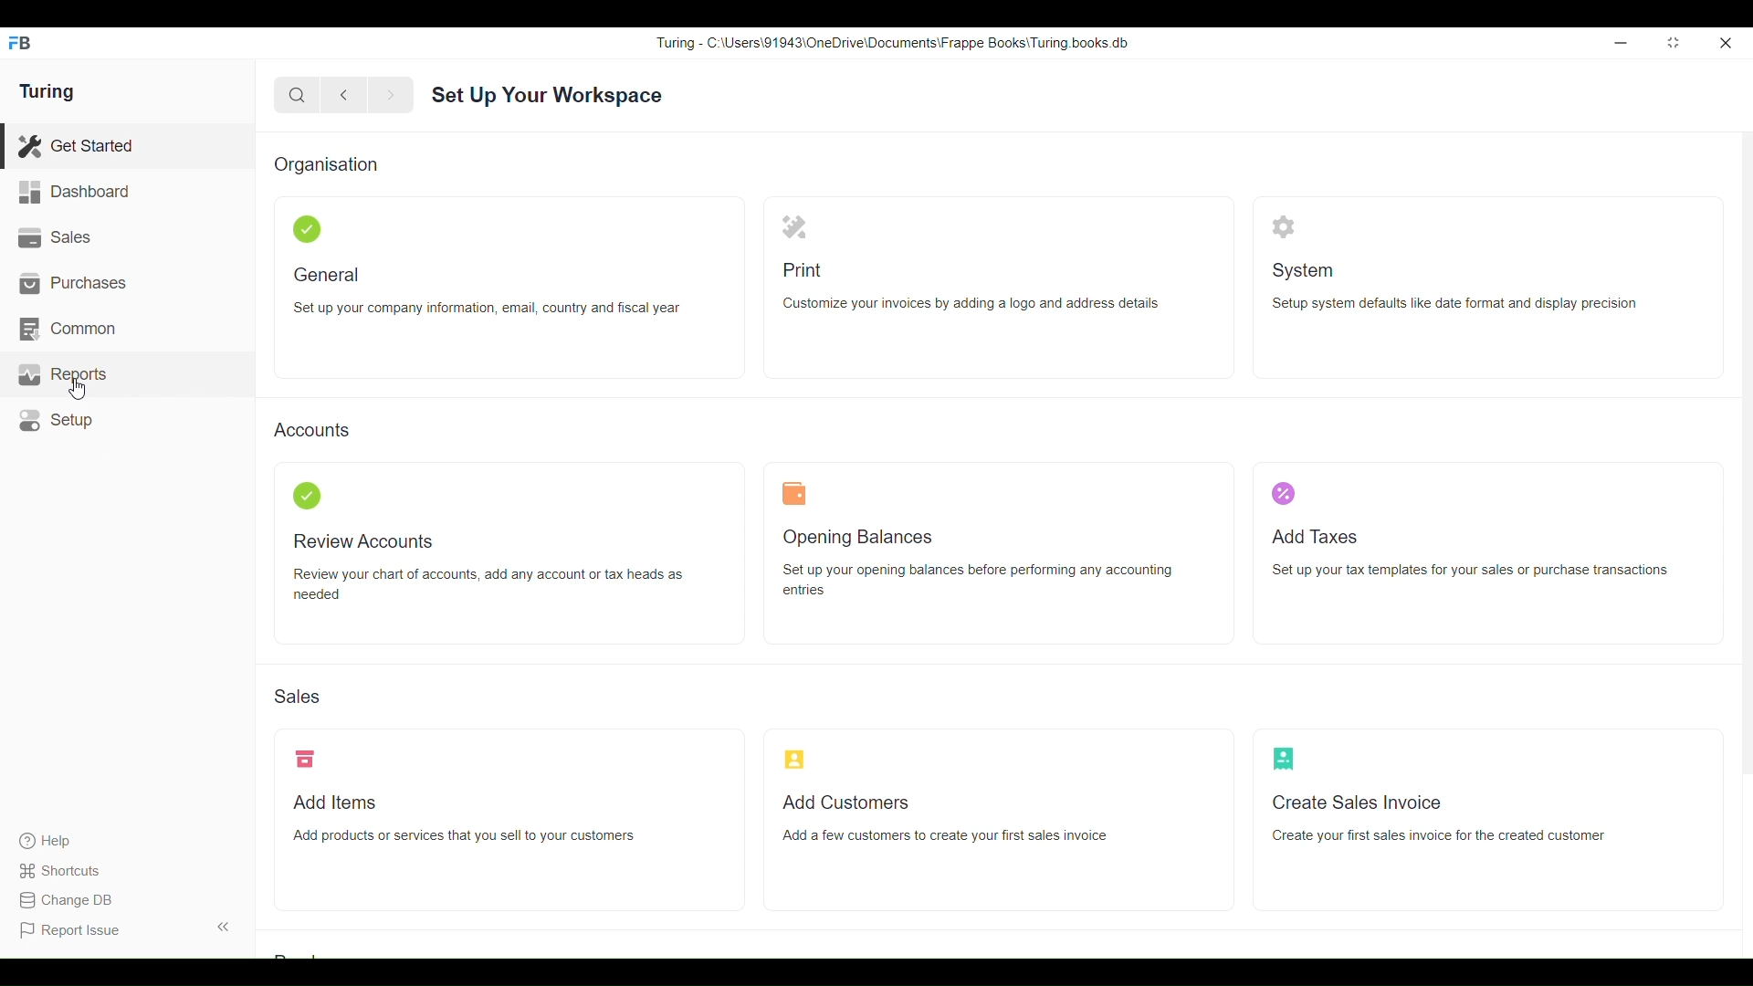 The width and height of the screenshot is (1753, 986). Describe the element at coordinates (489, 291) in the screenshot. I see `General
Set up your company information, email, country and fiscal year` at that location.